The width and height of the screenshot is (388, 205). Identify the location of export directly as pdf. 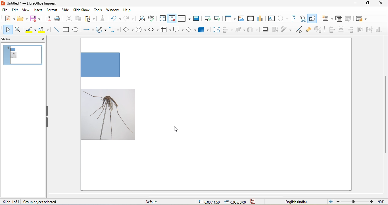
(48, 19).